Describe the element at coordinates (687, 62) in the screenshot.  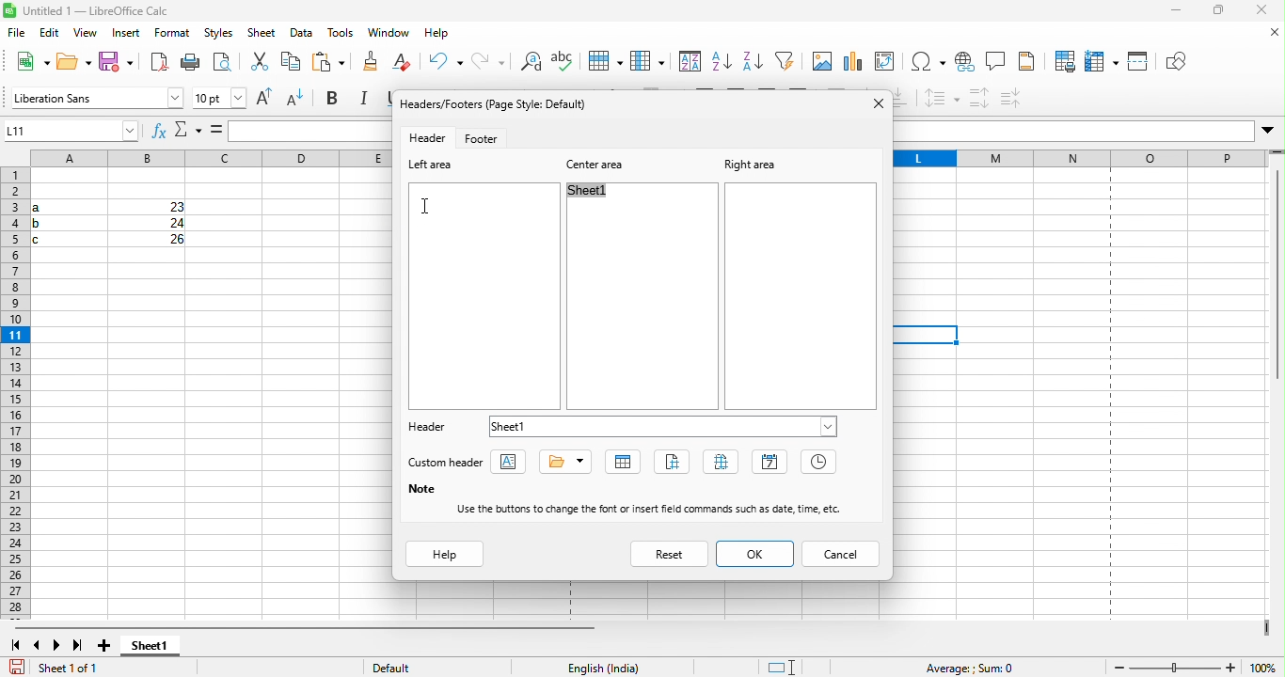
I see `sort ascending` at that location.